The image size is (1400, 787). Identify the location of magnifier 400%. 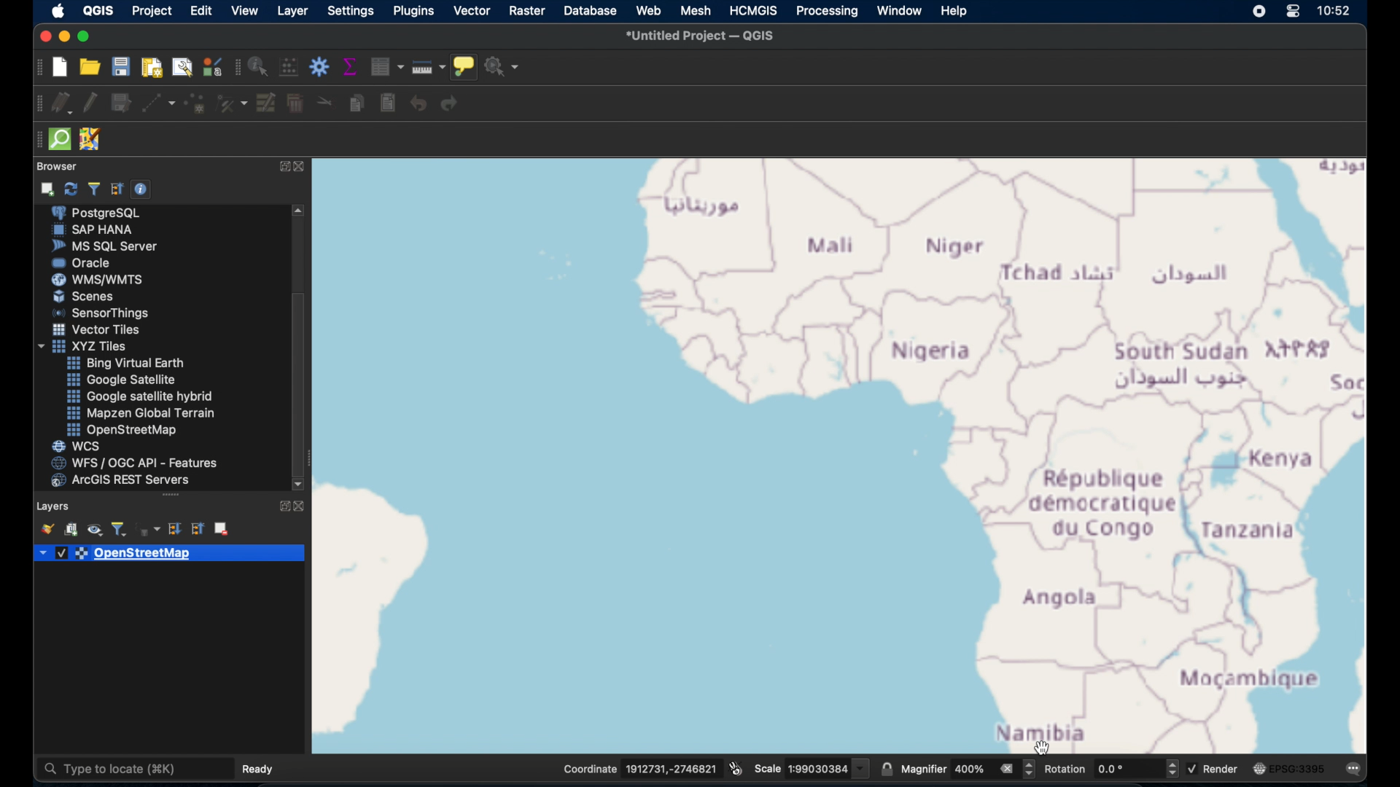
(969, 767).